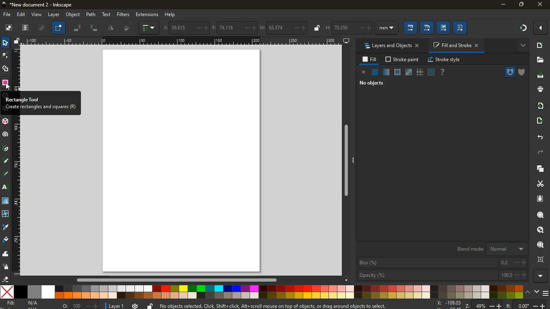 This screenshot has height=309, width=550. Describe the element at coordinates (455, 45) in the screenshot. I see `fill and stroke` at that location.